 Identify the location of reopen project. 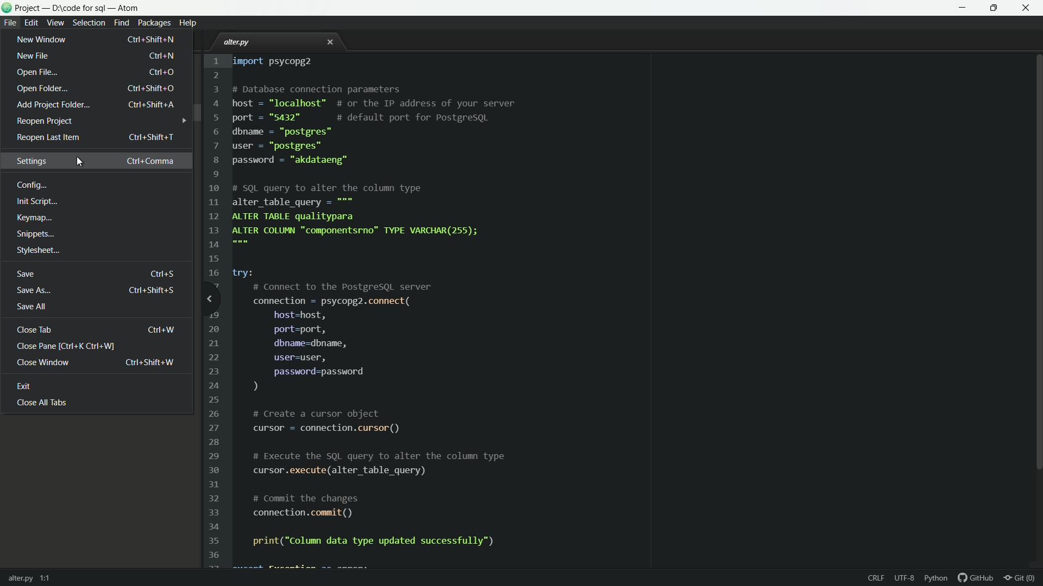
(45, 122).